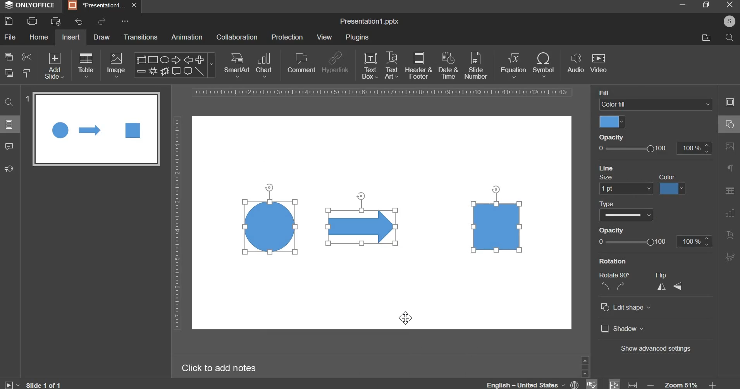 Image resolution: width=740 pixels, height=389 pixels. What do you see at coordinates (617, 275) in the screenshot?
I see `Rotate 90°` at bounding box center [617, 275].